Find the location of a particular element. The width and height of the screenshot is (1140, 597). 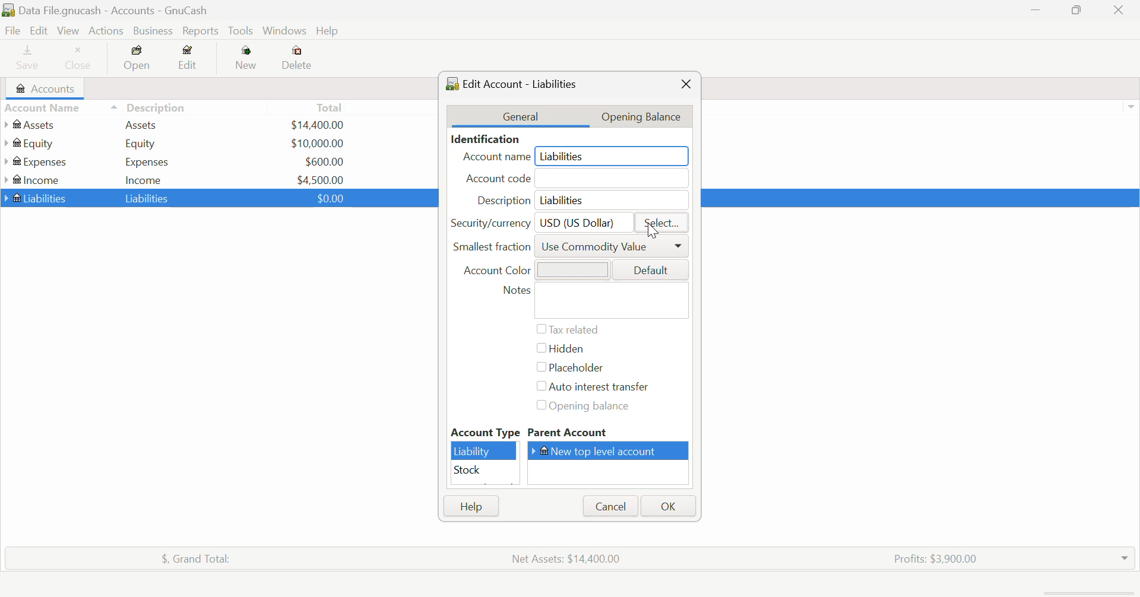

View is located at coordinates (67, 31).